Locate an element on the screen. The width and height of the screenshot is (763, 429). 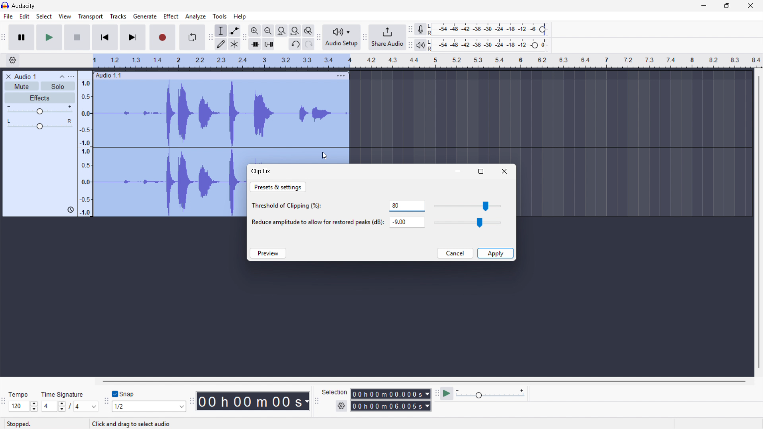
Horizontal scroll bar is located at coordinates (423, 381).